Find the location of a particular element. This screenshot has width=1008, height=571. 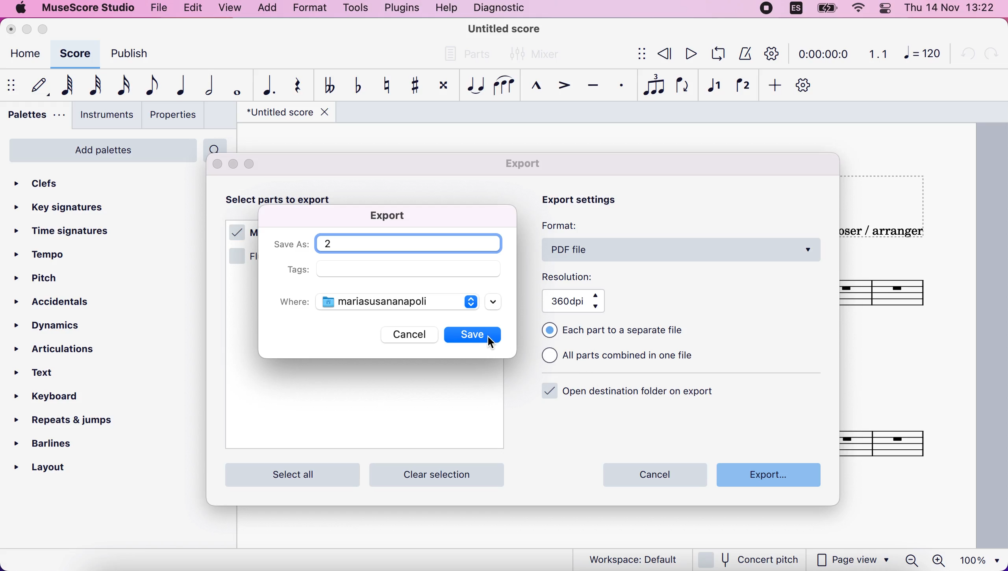

whole note is located at coordinates (235, 85).